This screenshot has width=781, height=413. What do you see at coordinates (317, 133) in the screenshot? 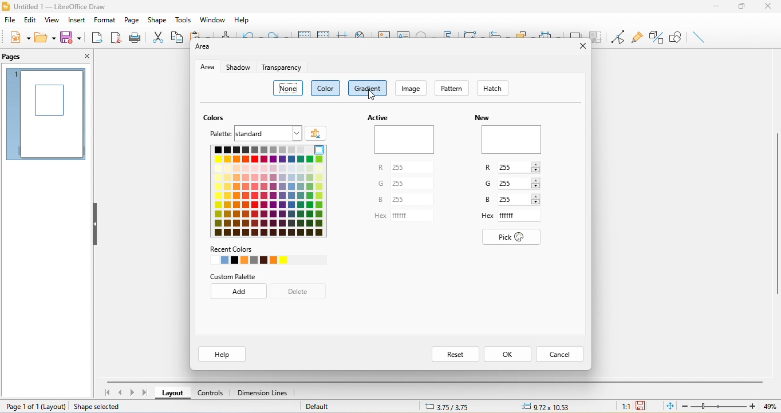
I see `add color palette` at bounding box center [317, 133].